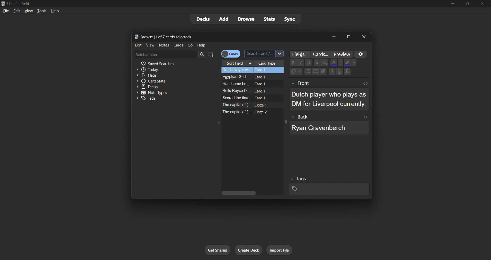 The width and height of the screenshot is (491, 260). What do you see at coordinates (301, 63) in the screenshot?
I see `Font` at bounding box center [301, 63].